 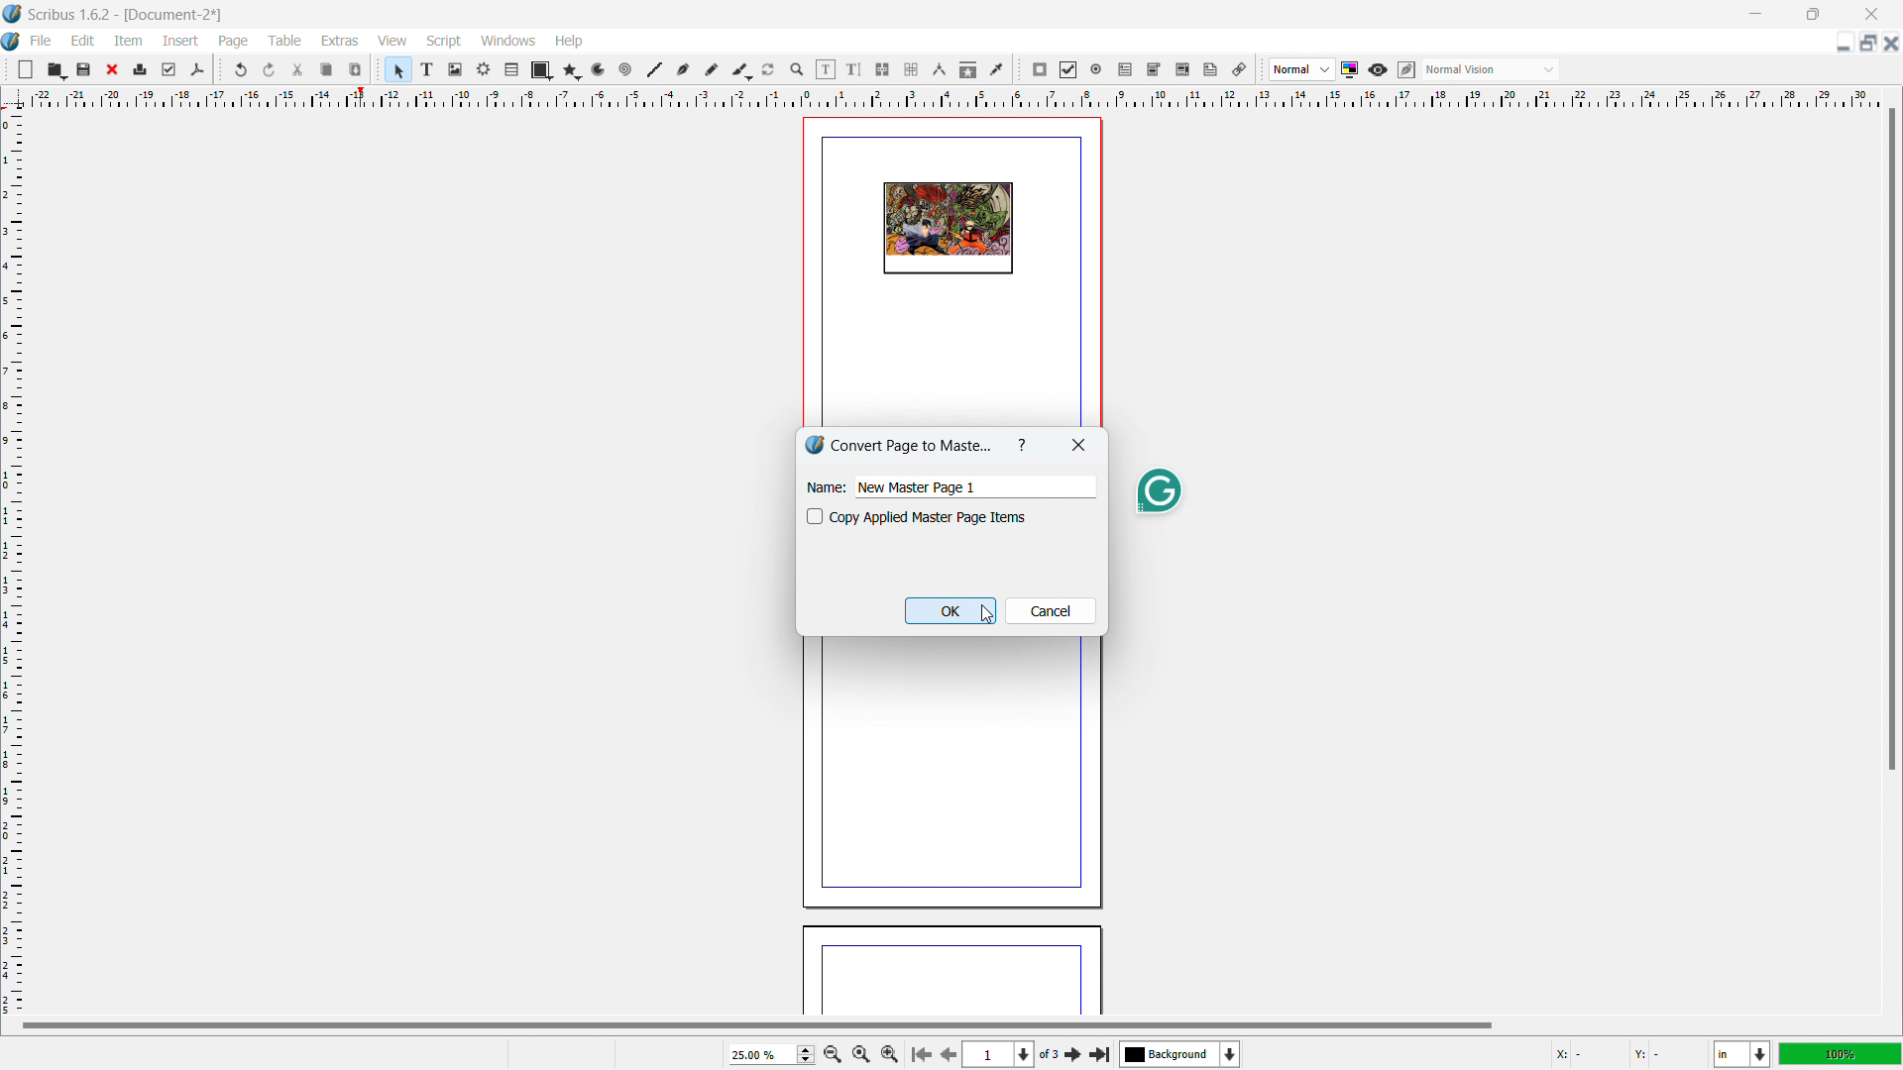 I want to click on move toolbox, so click(x=7, y=67).